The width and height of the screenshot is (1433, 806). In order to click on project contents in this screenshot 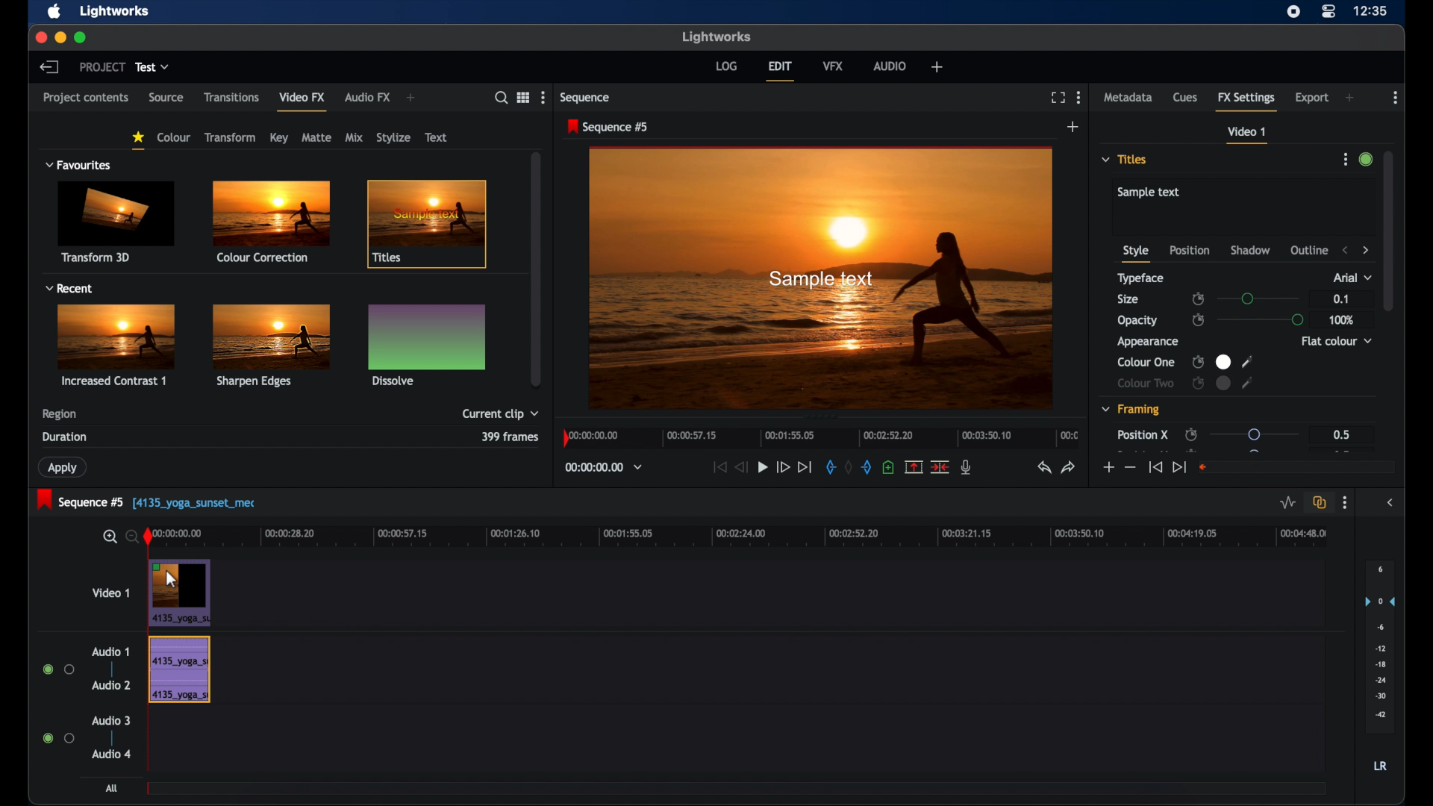, I will do `click(86, 101)`.